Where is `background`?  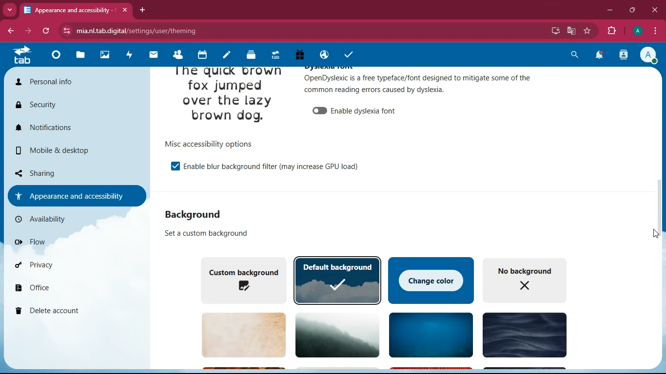
background is located at coordinates (429, 336).